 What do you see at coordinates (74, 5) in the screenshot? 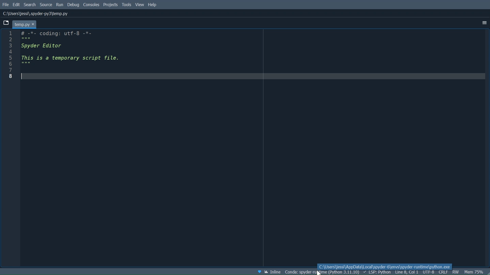
I see `Debug` at bounding box center [74, 5].